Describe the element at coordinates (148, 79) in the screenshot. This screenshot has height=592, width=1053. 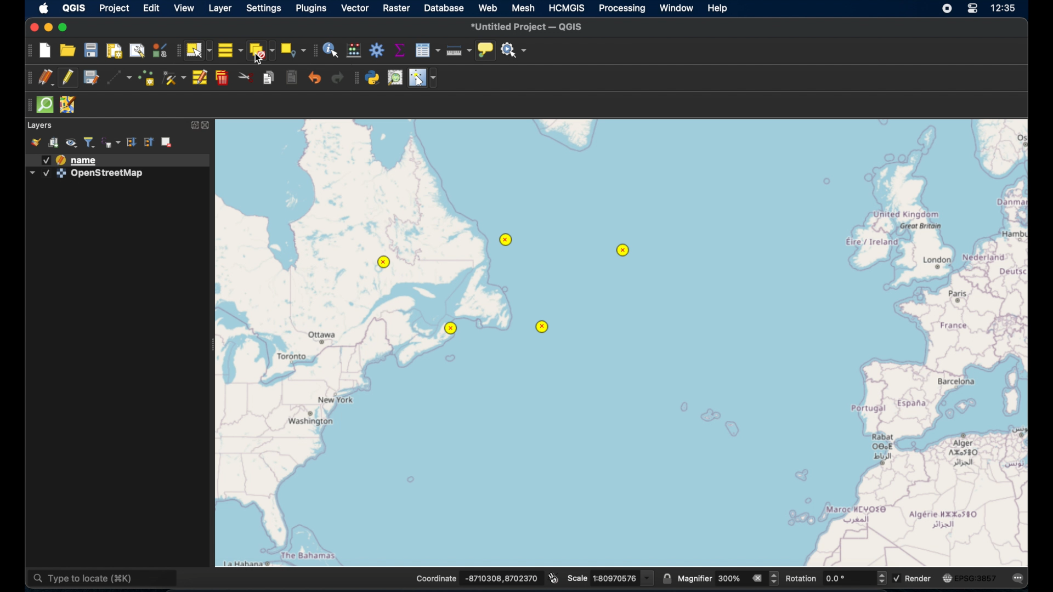
I see `add point feature` at that location.